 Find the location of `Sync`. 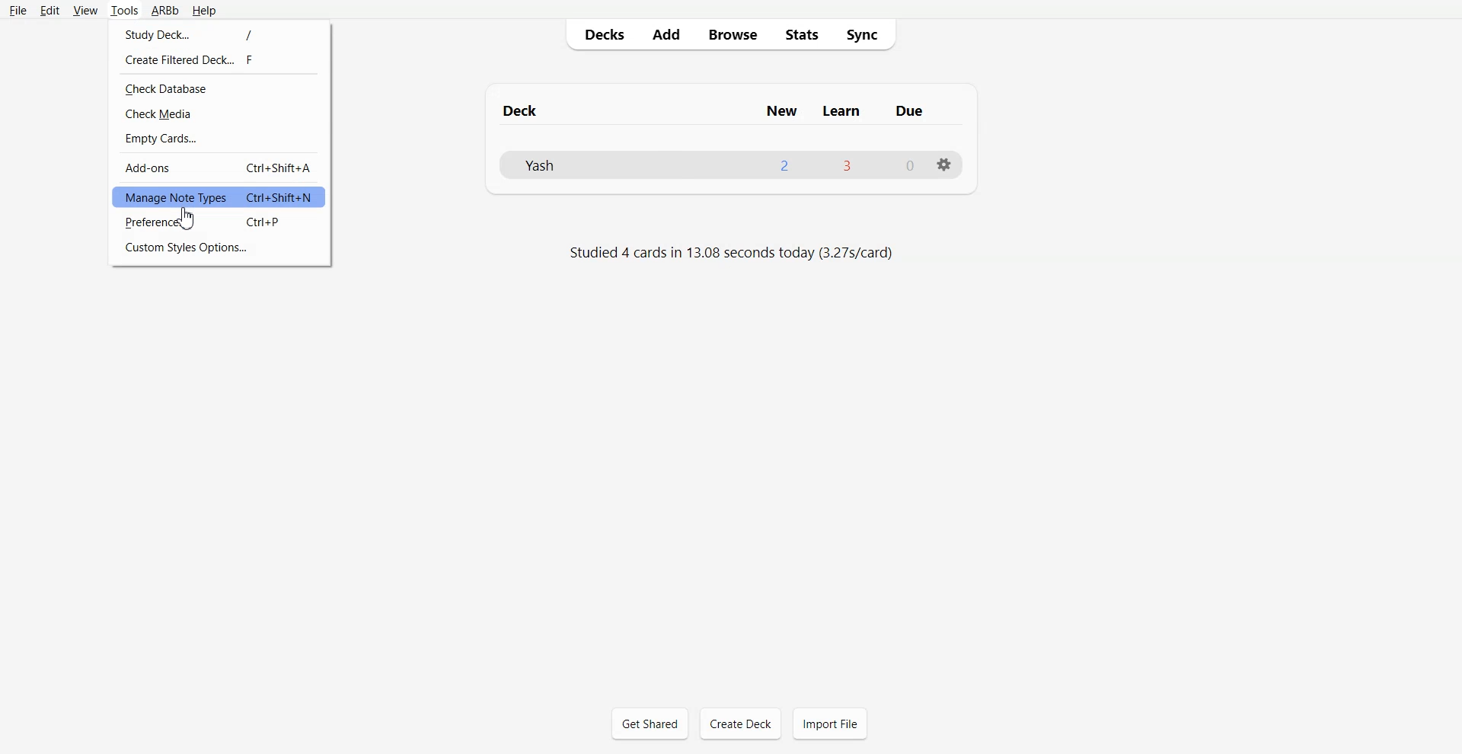

Sync is located at coordinates (867, 34).